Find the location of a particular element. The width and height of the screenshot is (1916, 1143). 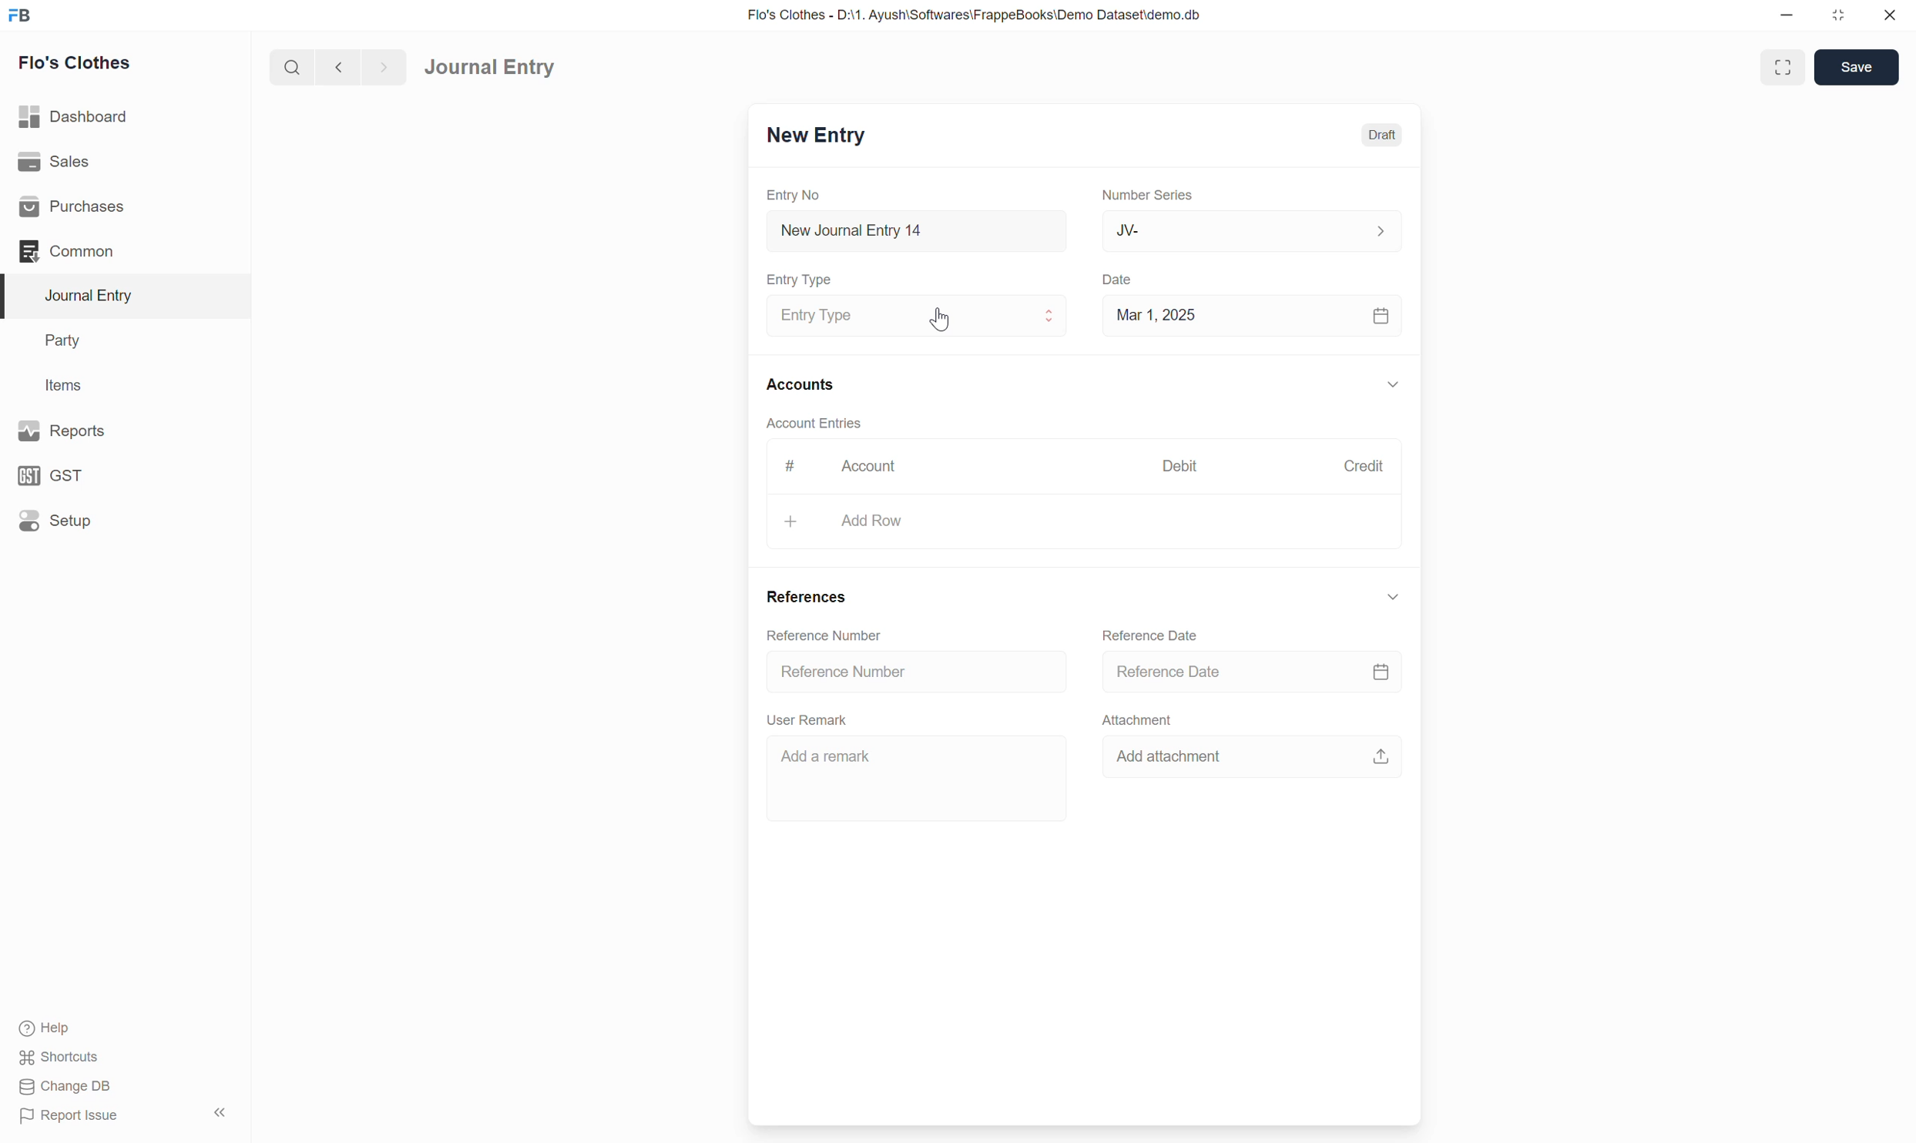

Flo's Clothes is located at coordinates (78, 62).